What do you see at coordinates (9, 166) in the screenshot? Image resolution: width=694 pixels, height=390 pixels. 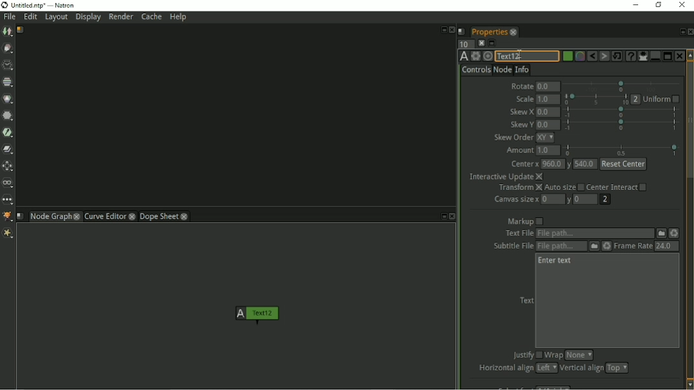 I see `Transform` at bounding box center [9, 166].